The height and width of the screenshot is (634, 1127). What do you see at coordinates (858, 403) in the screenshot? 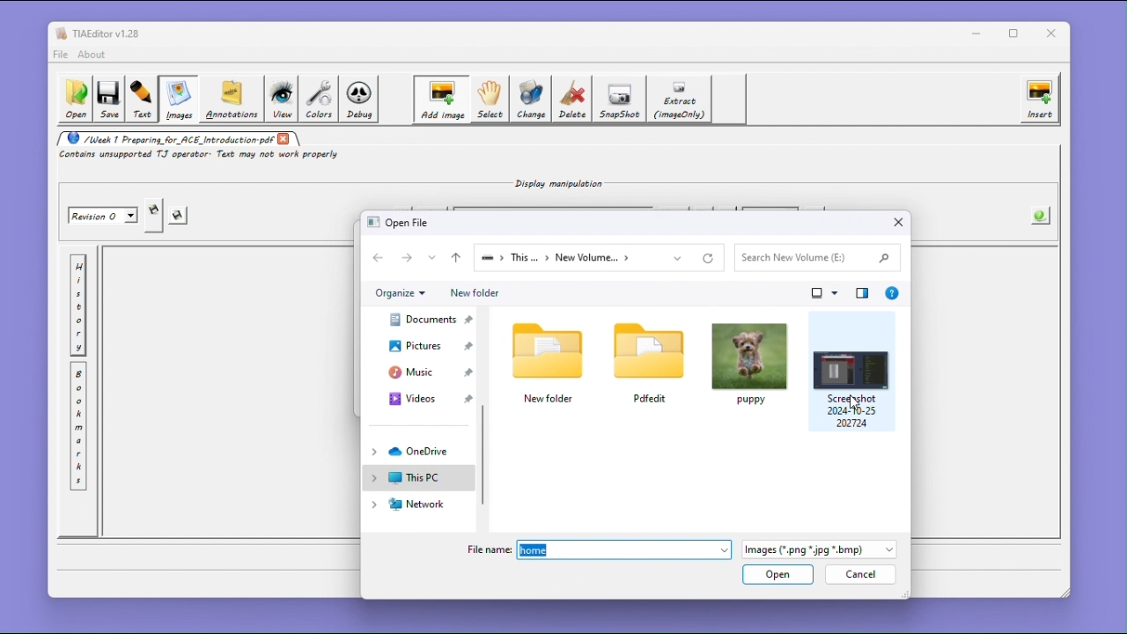
I see `cursor` at bounding box center [858, 403].